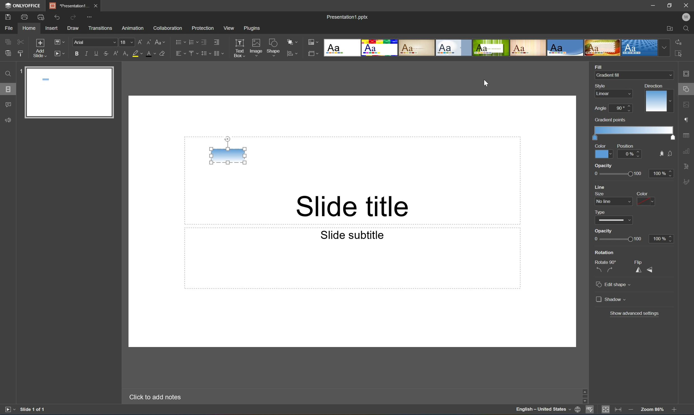  I want to click on fill, so click(660, 154).